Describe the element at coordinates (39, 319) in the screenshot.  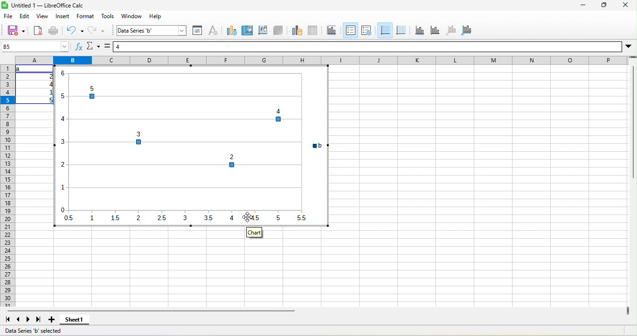
I see `last sheet` at that location.